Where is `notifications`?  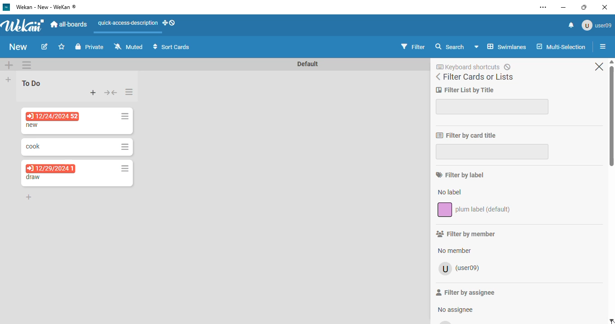
notifications is located at coordinates (571, 25).